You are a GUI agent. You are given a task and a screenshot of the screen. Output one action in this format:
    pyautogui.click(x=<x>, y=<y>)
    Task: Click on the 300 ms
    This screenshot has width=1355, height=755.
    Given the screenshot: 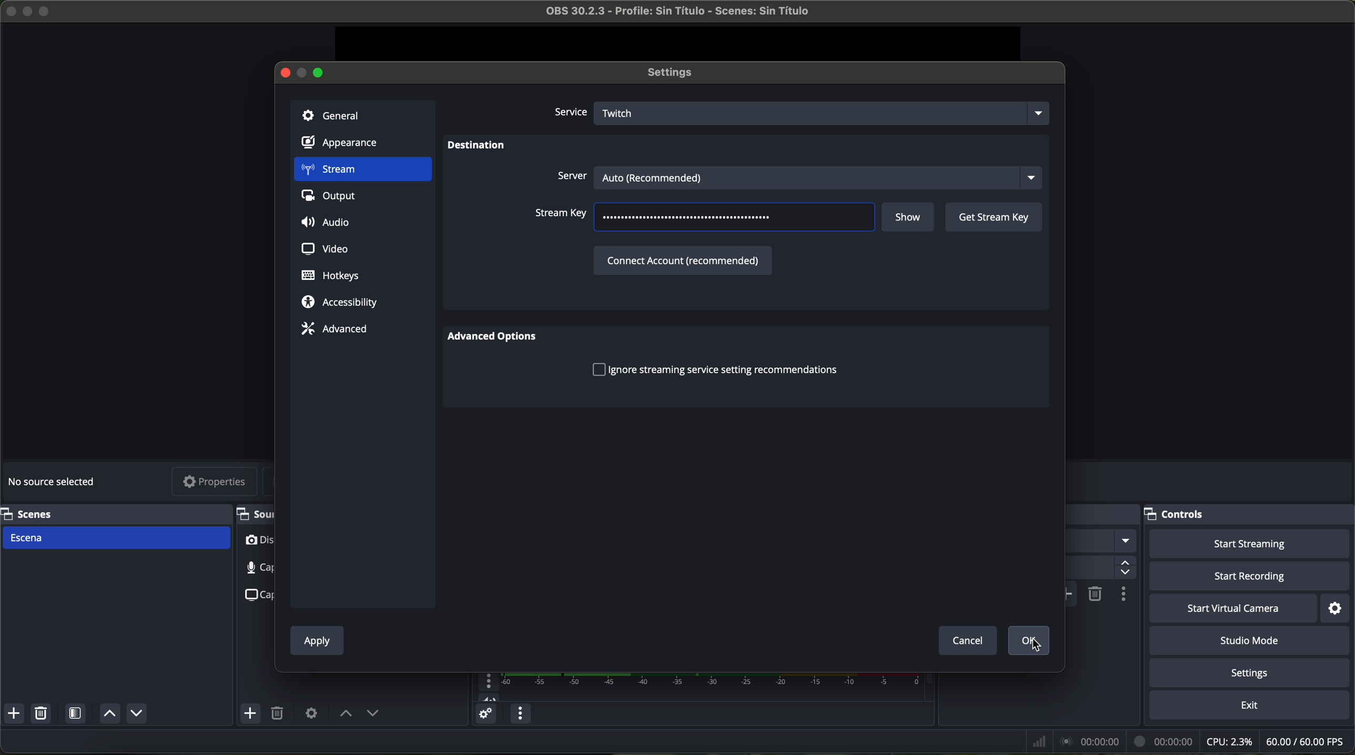 What is the action you would take?
    pyautogui.click(x=1099, y=568)
    